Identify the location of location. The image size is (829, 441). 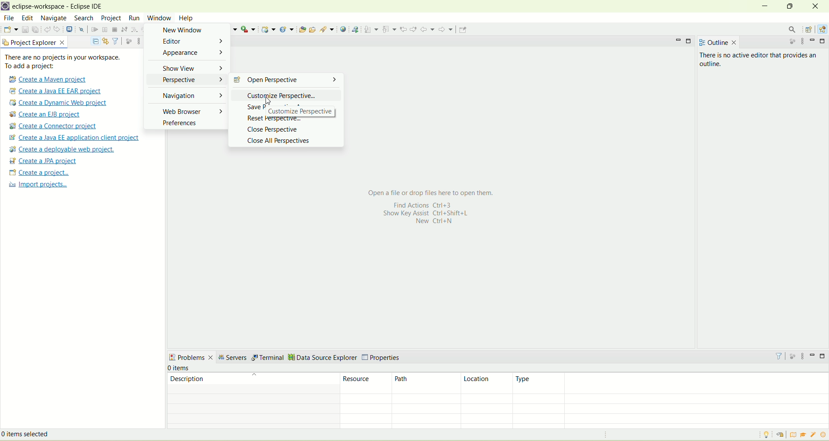
(487, 384).